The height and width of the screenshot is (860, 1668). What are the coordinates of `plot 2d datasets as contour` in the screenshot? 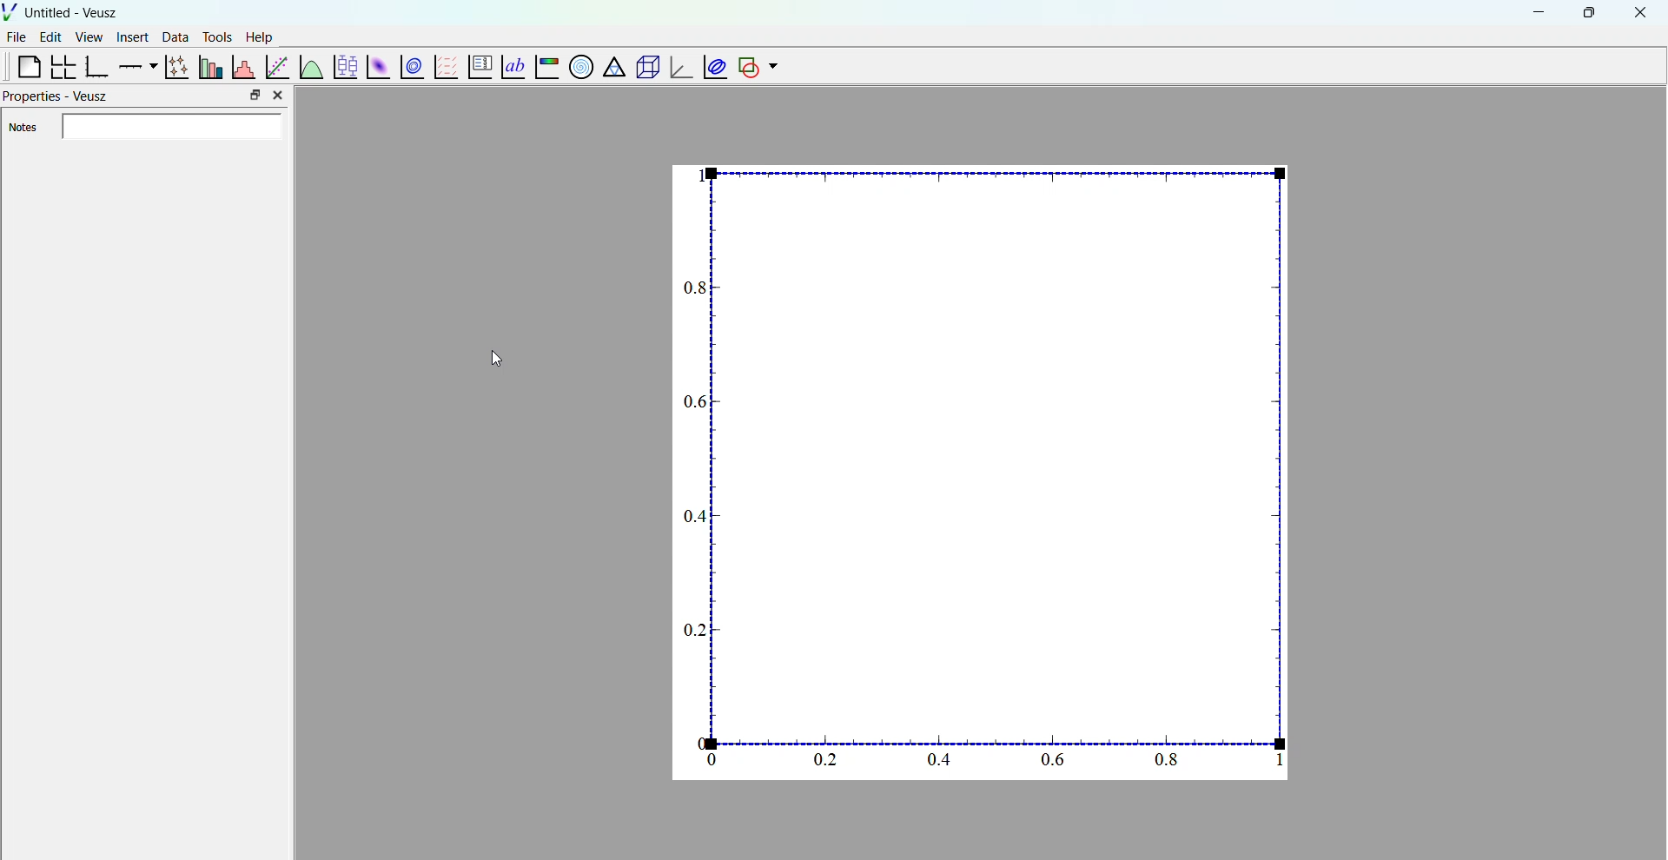 It's located at (413, 68).